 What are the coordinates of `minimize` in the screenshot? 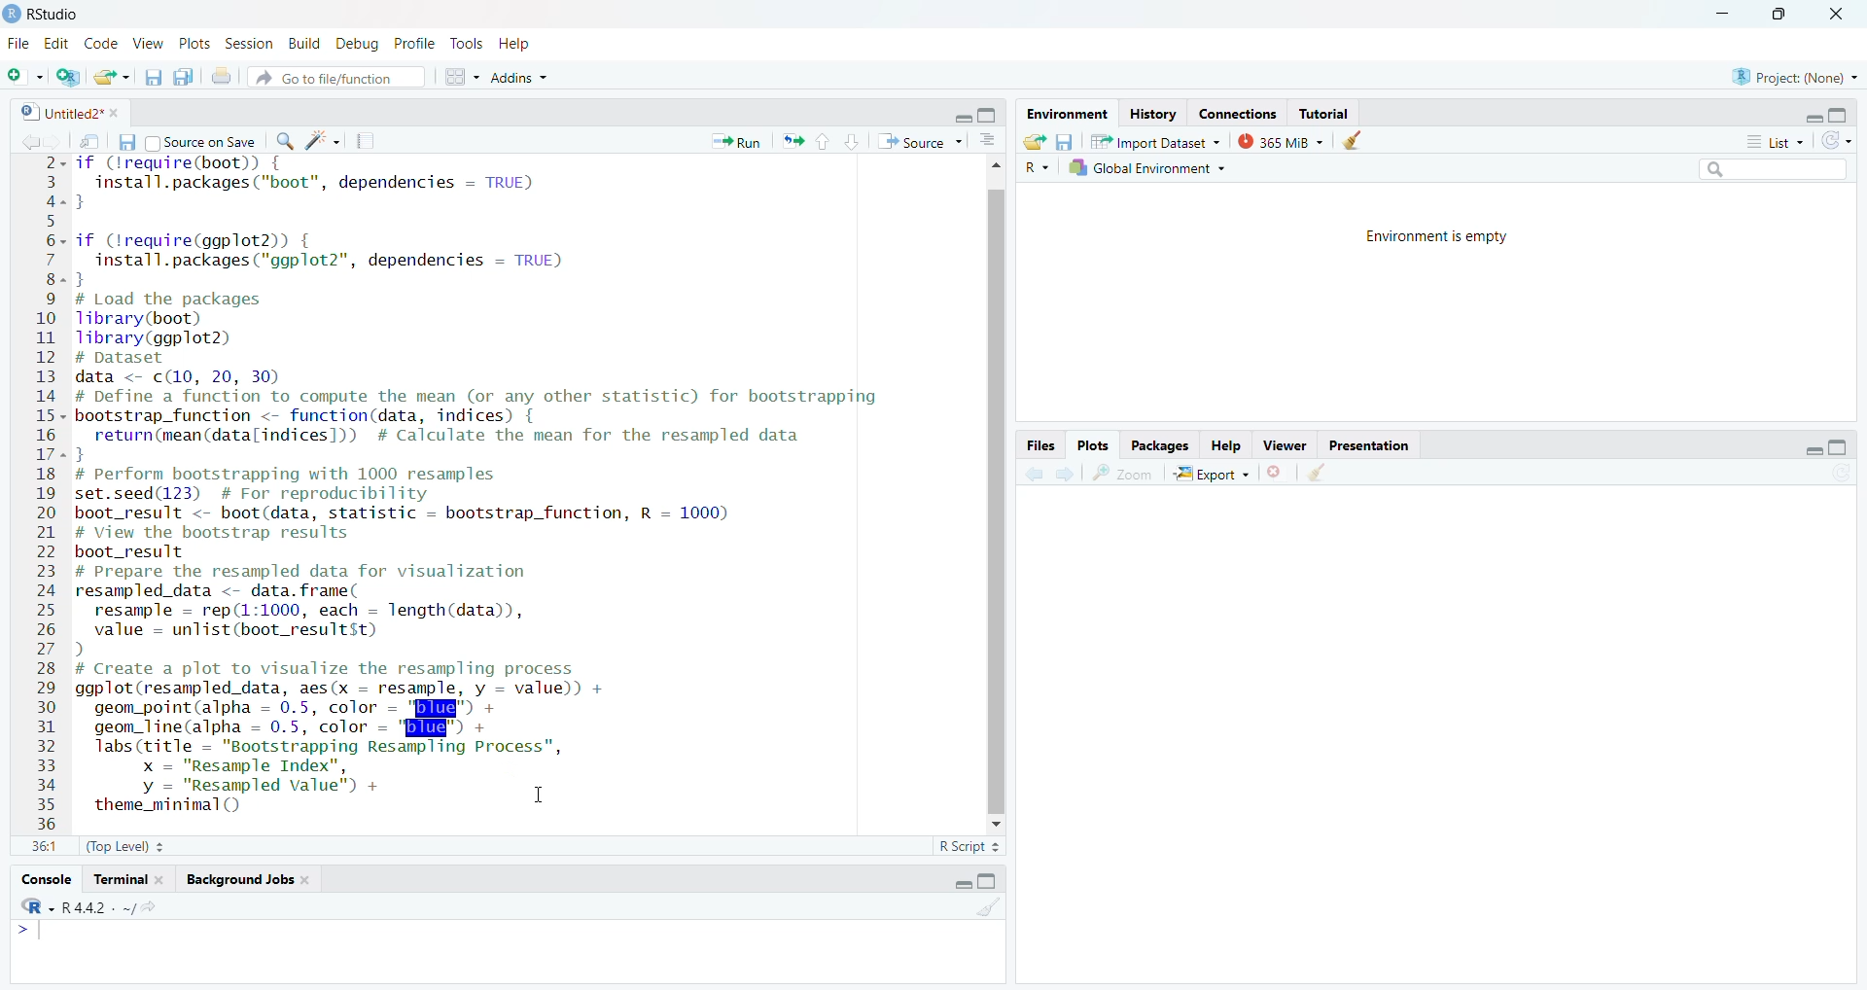 It's located at (1722, 17).